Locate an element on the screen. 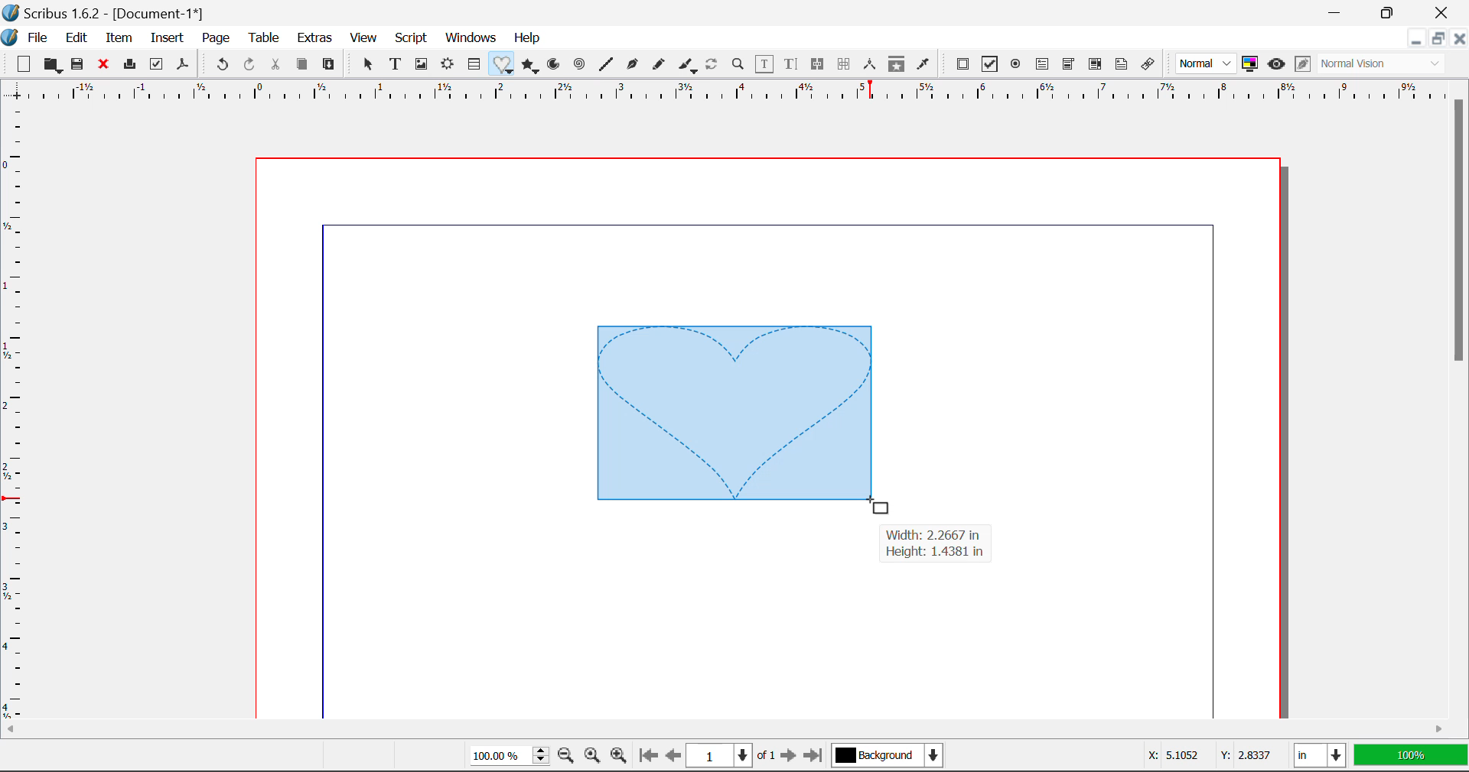 This screenshot has width=1469, height=772. Open is located at coordinates (54, 65).